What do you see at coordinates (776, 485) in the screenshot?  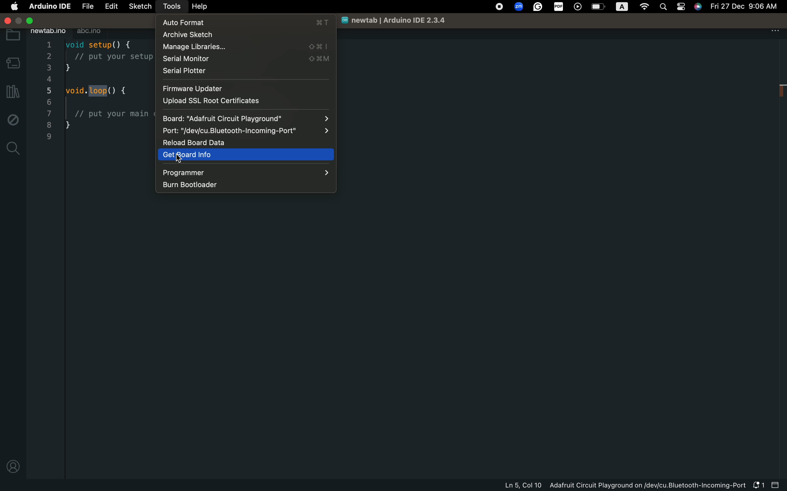 I see `close slide bar` at bounding box center [776, 485].